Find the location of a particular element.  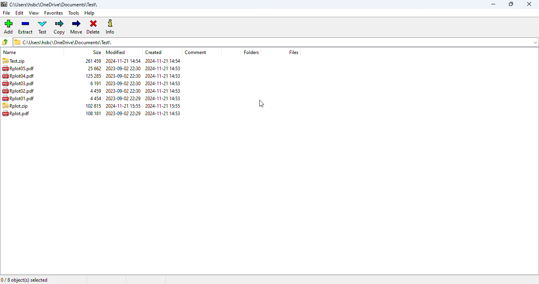

Rplot03.pdf is located at coordinates (19, 84).